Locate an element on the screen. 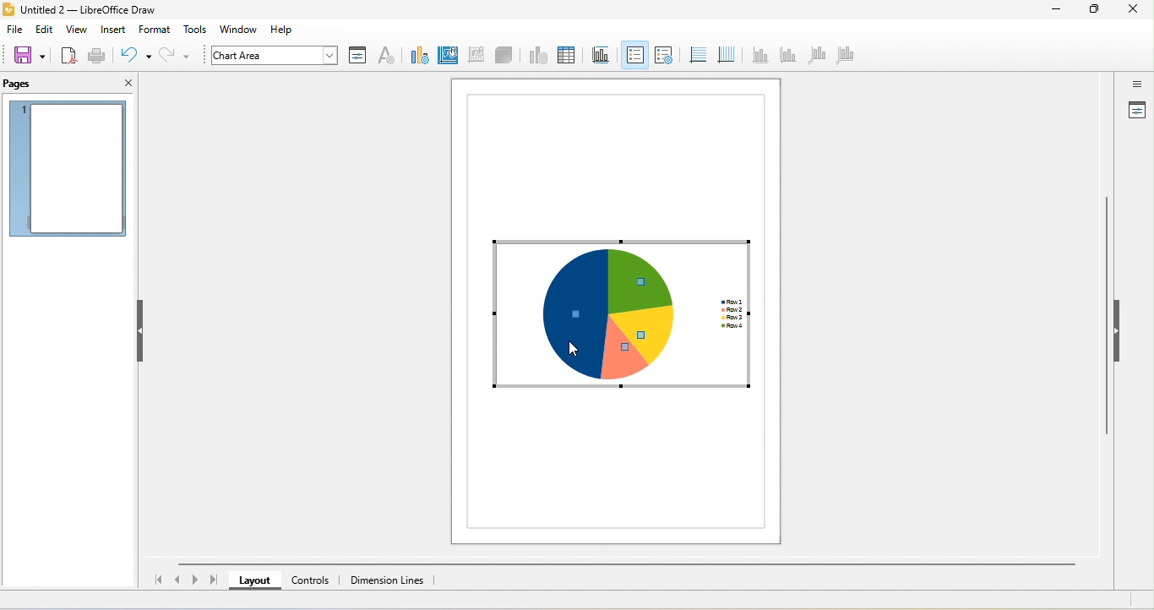 This screenshot has width=1154, height=610. format background is located at coordinates (447, 55).